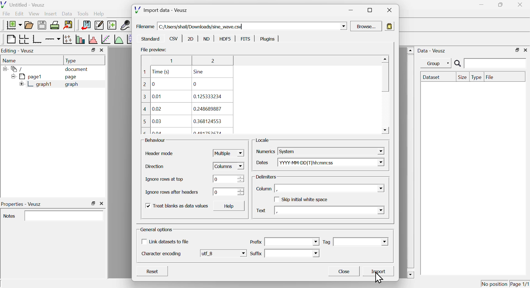 The image size is (530, 288). I want to click on name, so click(11, 60).